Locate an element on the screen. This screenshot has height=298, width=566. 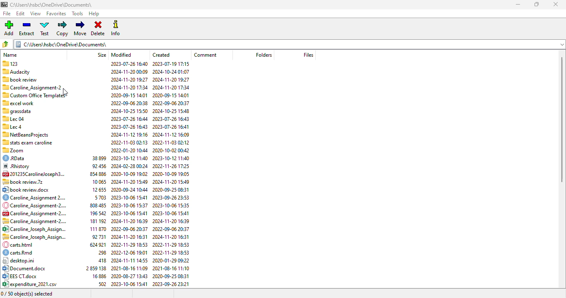
view is located at coordinates (36, 14).